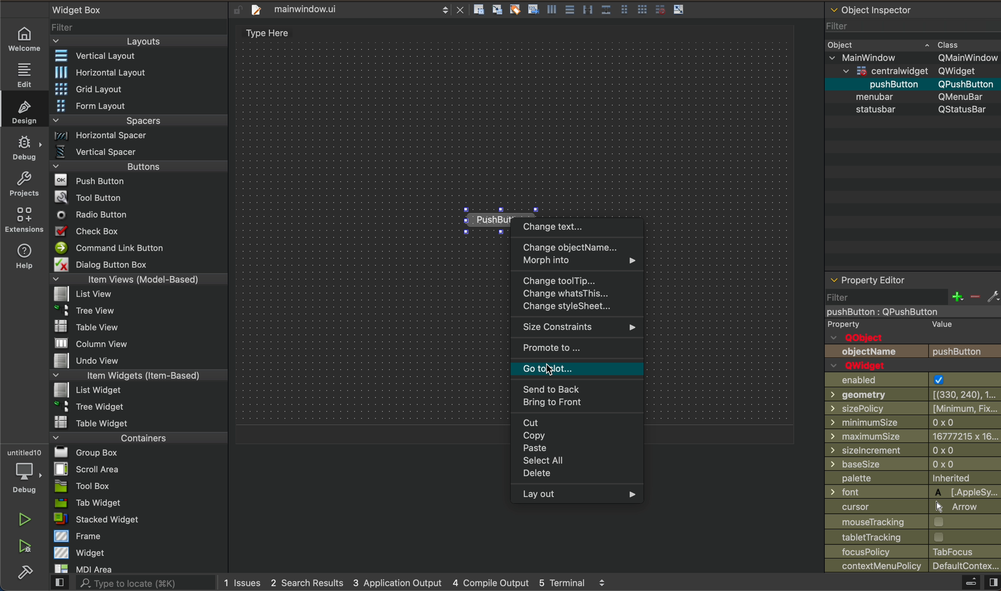 The height and width of the screenshot is (591, 1001). What do you see at coordinates (913, 567) in the screenshot?
I see `context policy` at bounding box center [913, 567].